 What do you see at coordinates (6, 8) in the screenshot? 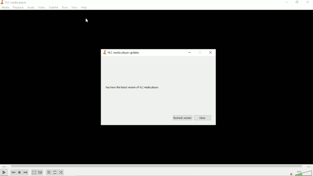
I see `Media` at bounding box center [6, 8].